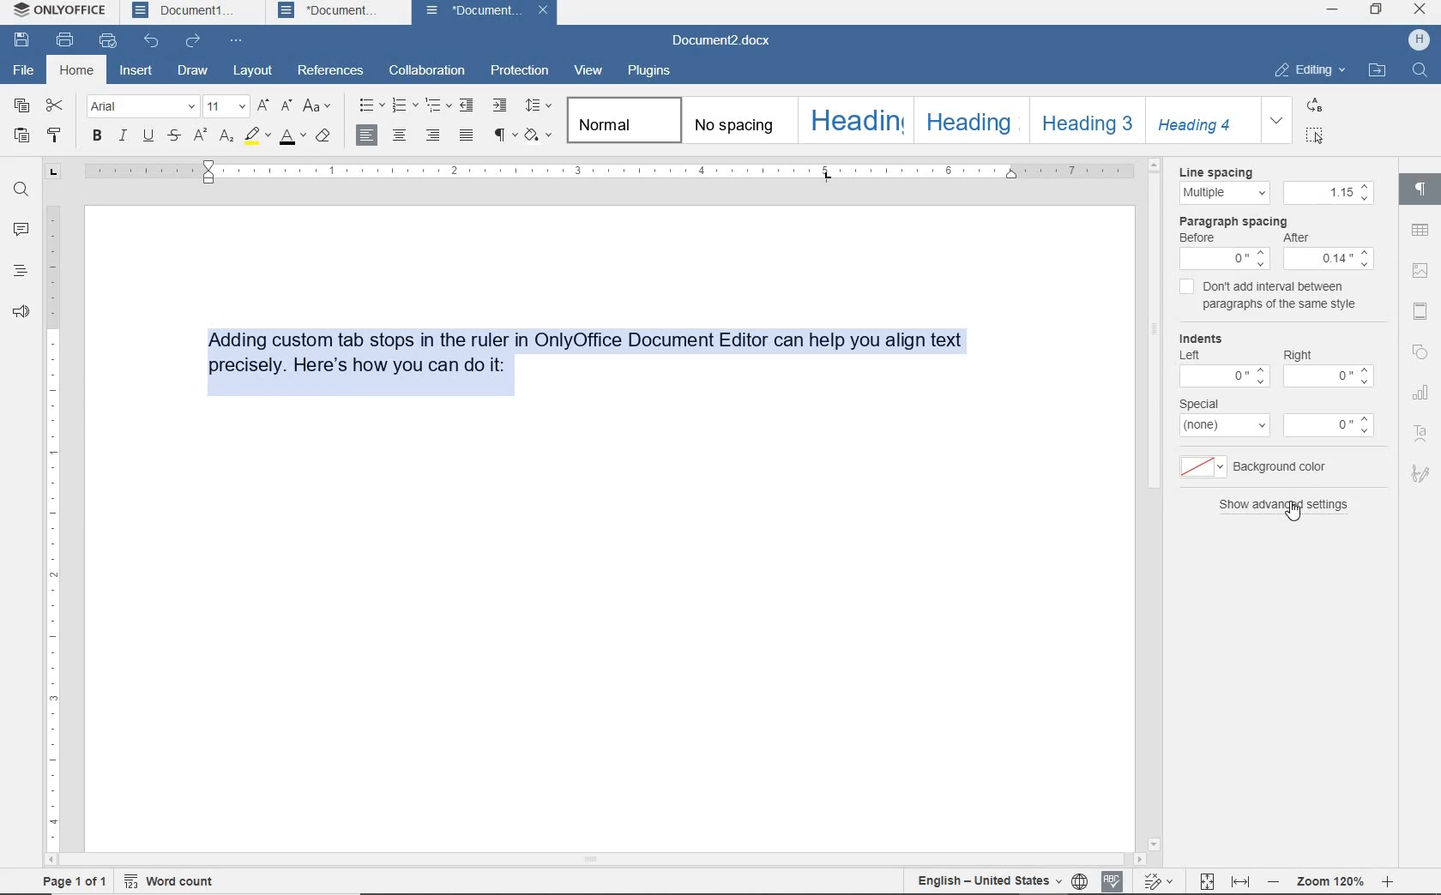  Describe the element at coordinates (1298, 516) in the screenshot. I see `cursor` at that location.